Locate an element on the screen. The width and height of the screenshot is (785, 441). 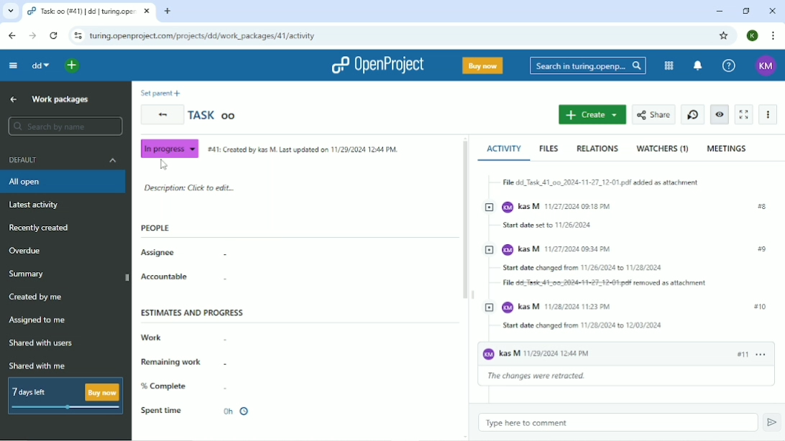
History of changes made is located at coordinates (627, 279).